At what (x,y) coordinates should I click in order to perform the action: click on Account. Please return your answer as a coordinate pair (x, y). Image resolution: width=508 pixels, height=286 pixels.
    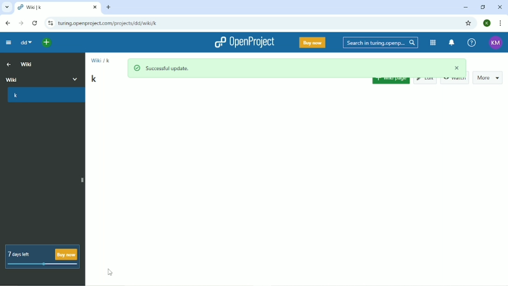
    Looking at the image, I should click on (487, 23).